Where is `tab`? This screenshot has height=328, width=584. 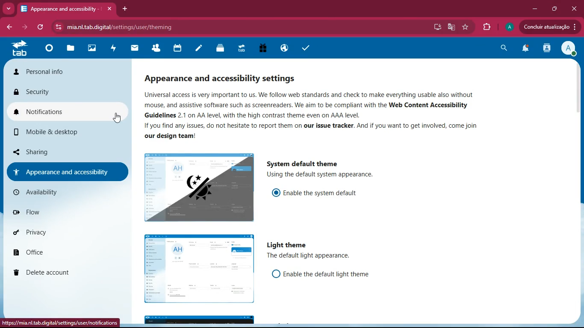
tab is located at coordinates (243, 50).